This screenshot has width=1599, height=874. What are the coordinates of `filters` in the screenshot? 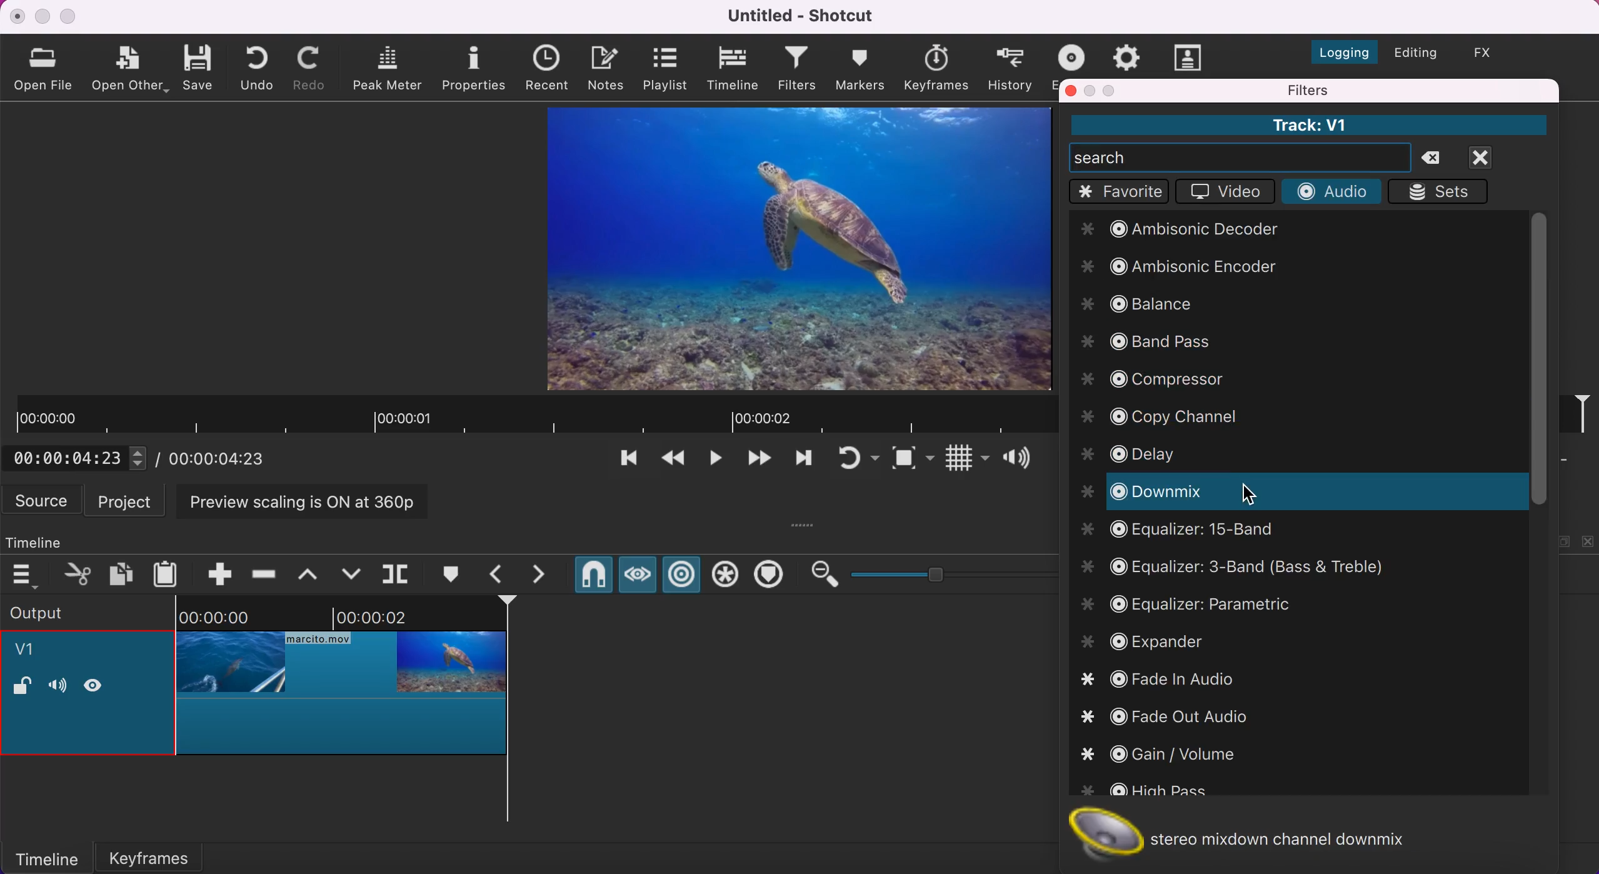 It's located at (1371, 90).